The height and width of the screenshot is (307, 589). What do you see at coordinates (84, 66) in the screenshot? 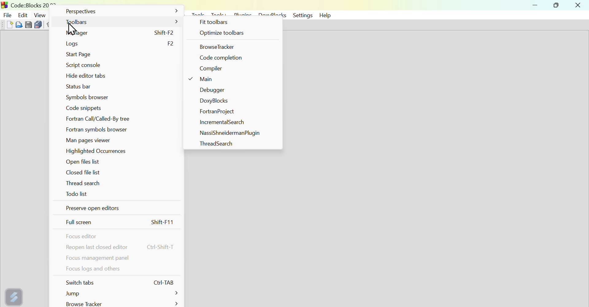
I see `Script console` at bounding box center [84, 66].